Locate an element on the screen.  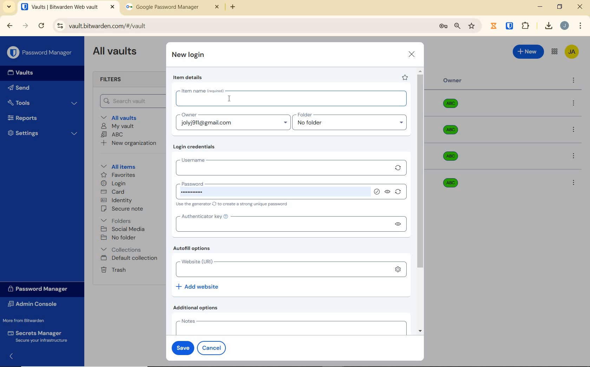
Owner organization is located at coordinates (453, 106).